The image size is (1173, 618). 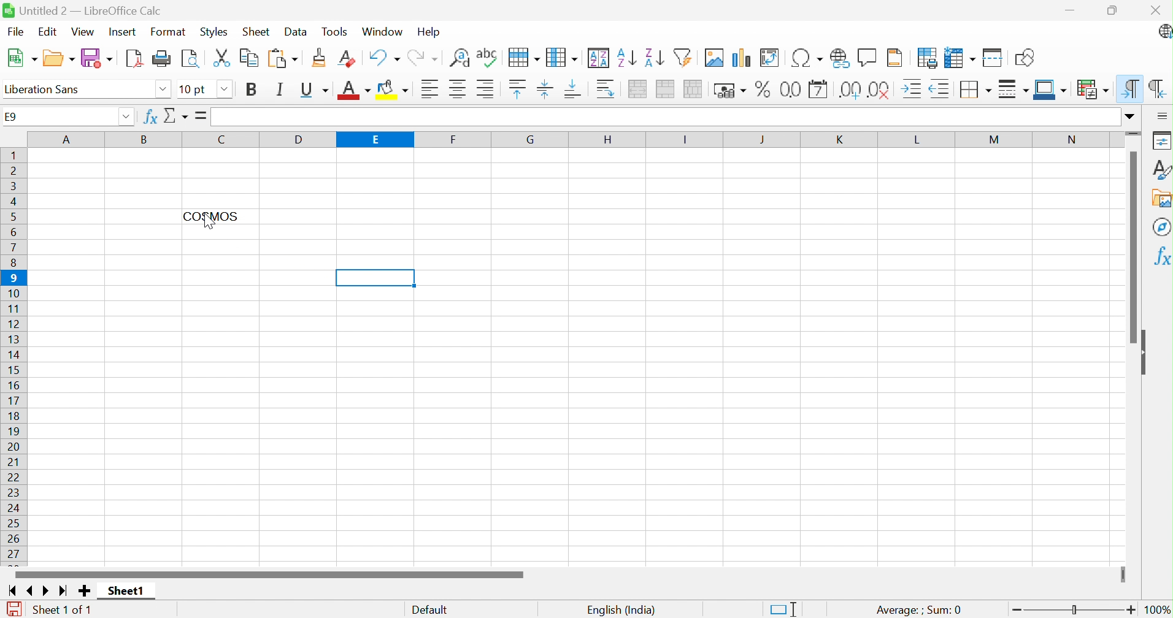 What do you see at coordinates (1115, 11) in the screenshot?
I see `Restore down` at bounding box center [1115, 11].